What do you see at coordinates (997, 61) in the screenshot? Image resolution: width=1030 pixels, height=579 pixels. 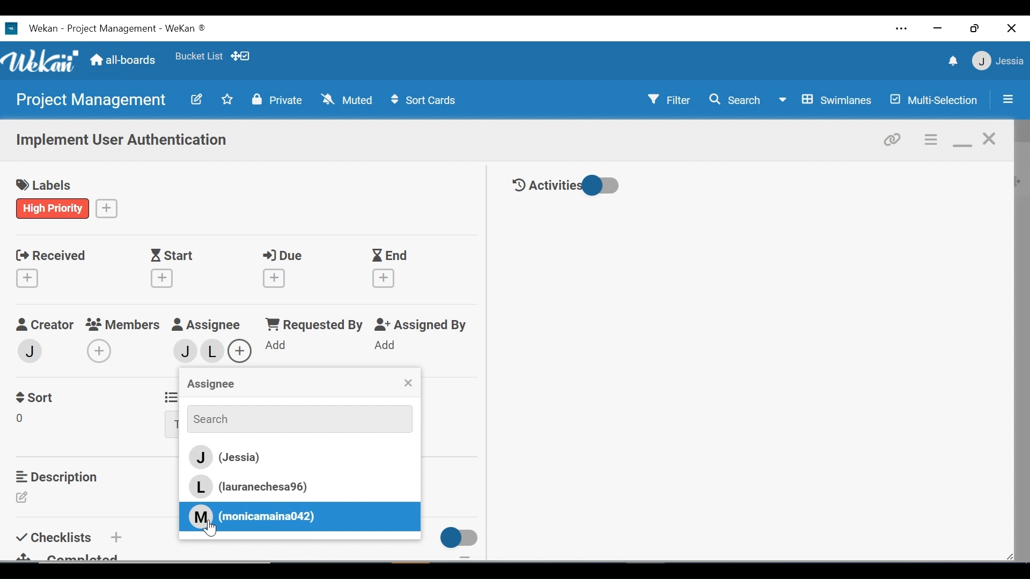 I see `jessica` at bounding box center [997, 61].